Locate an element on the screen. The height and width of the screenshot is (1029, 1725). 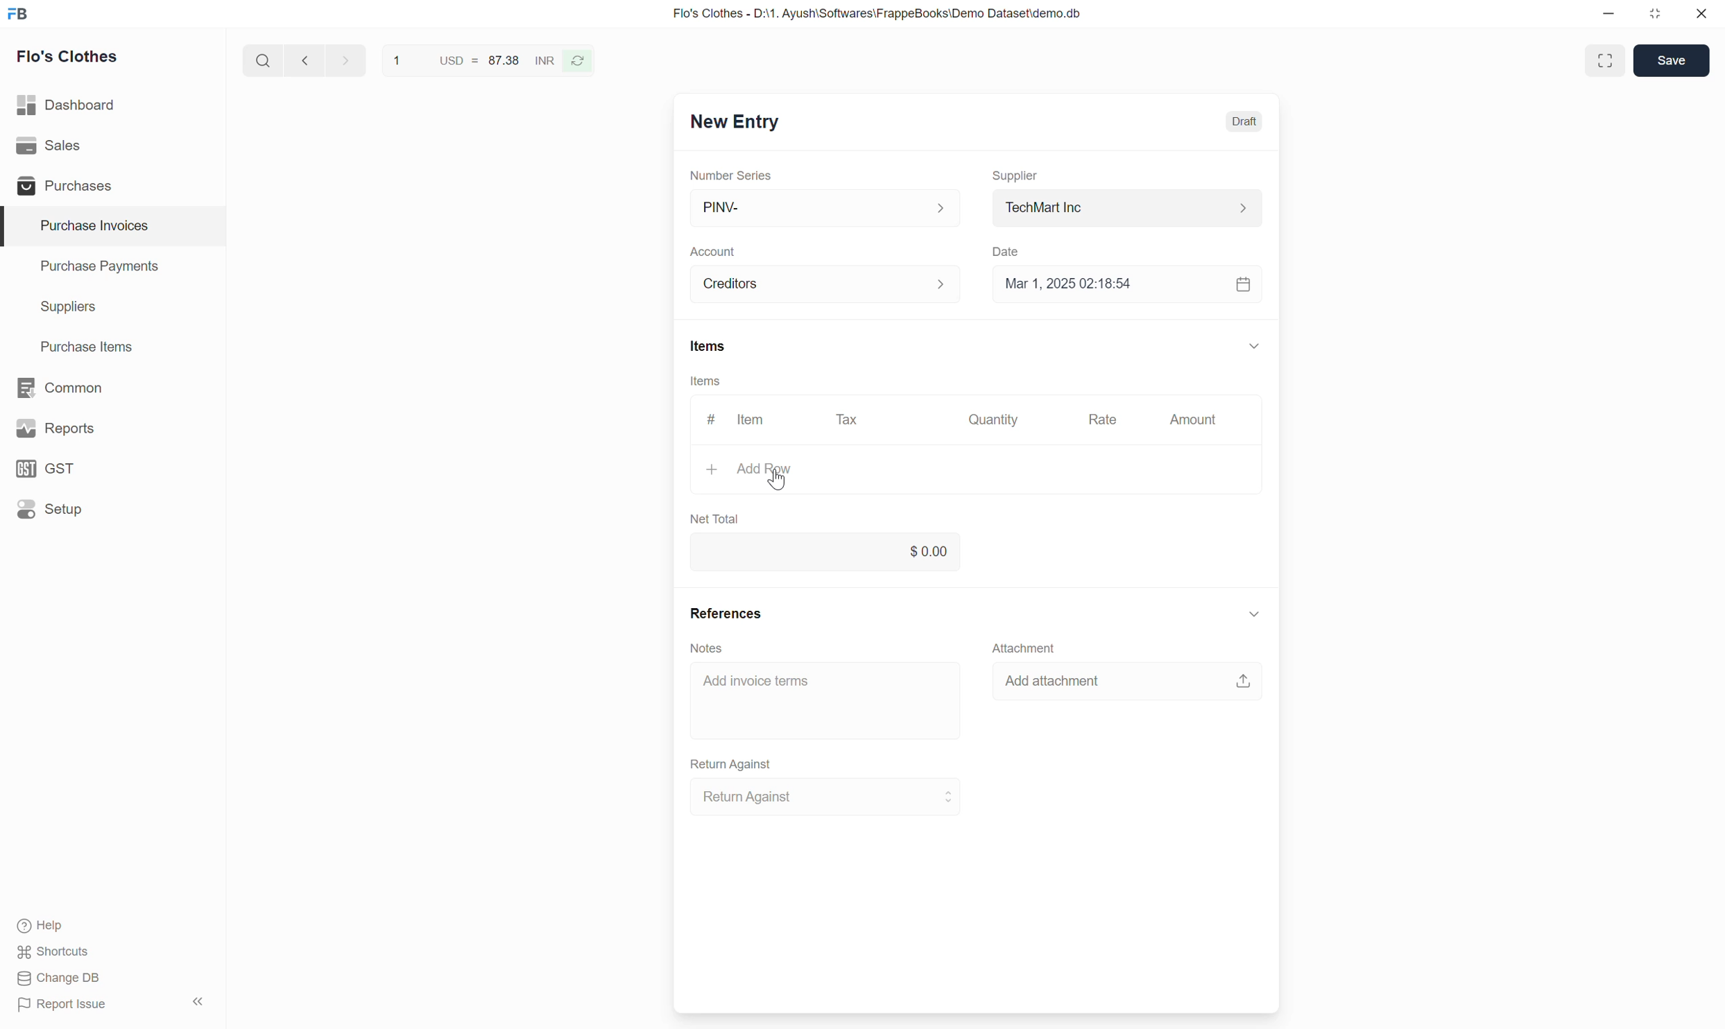
Purchases is located at coordinates (112, 185).